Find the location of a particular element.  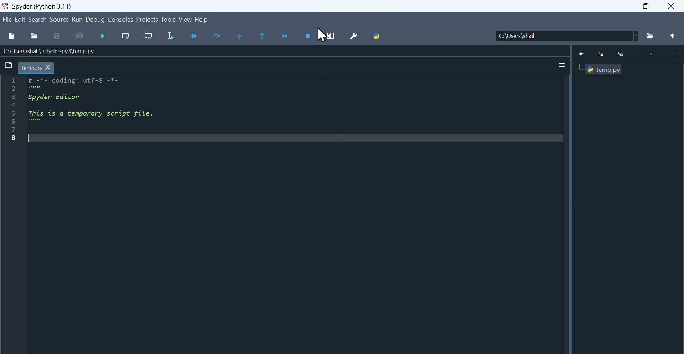

Run until same function returns is located at coordinates (263, 36).